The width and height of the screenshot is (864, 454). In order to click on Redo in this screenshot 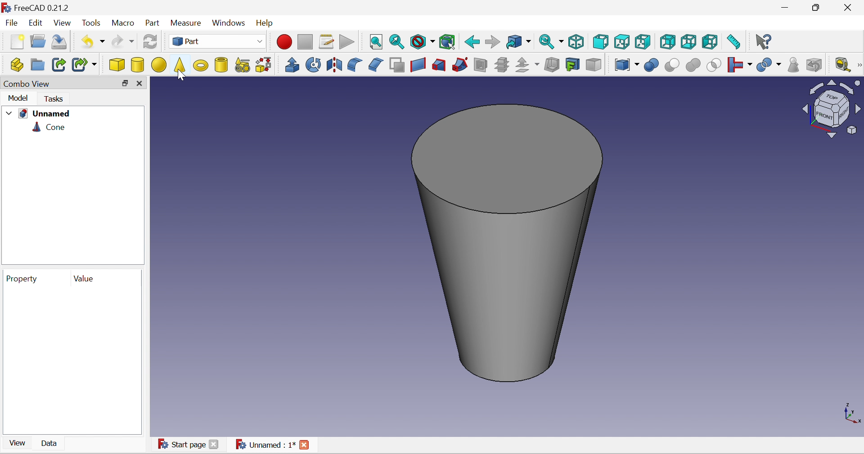, I will do `click(122, 44)`.